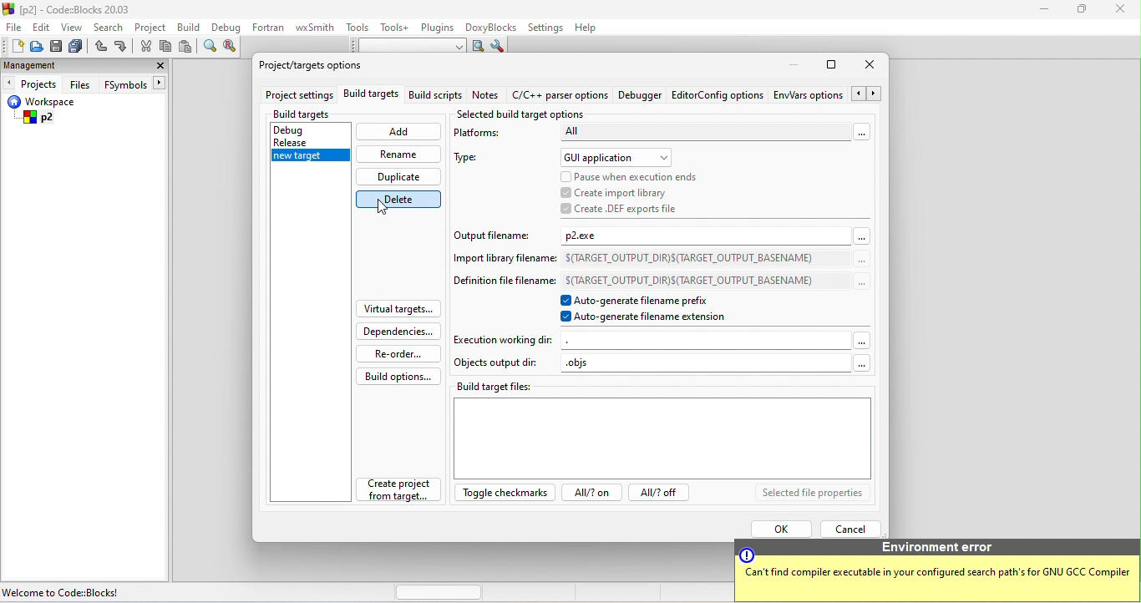  What do you see at coordinates (589, 494) in the screenshot?
I see `all?on` at bounding box center [589, 494].